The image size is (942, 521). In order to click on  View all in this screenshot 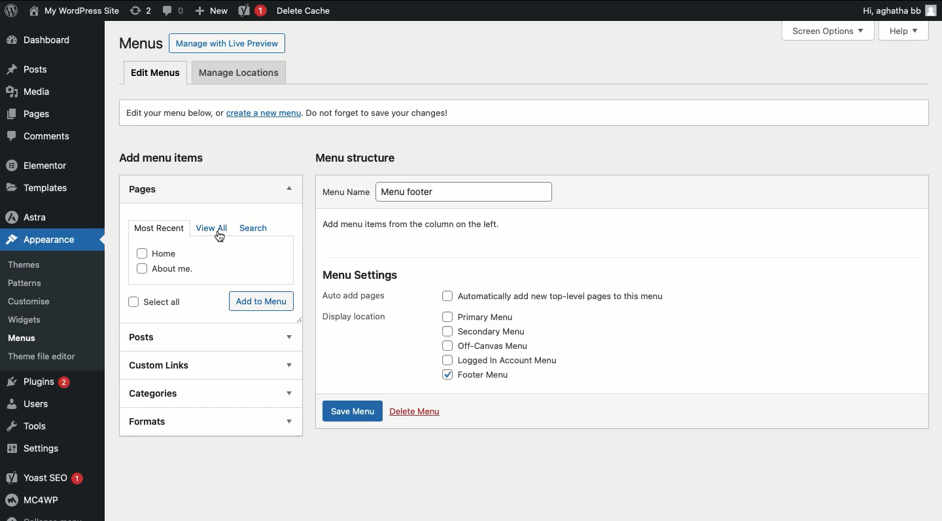, I will do `click(214, 229)`.